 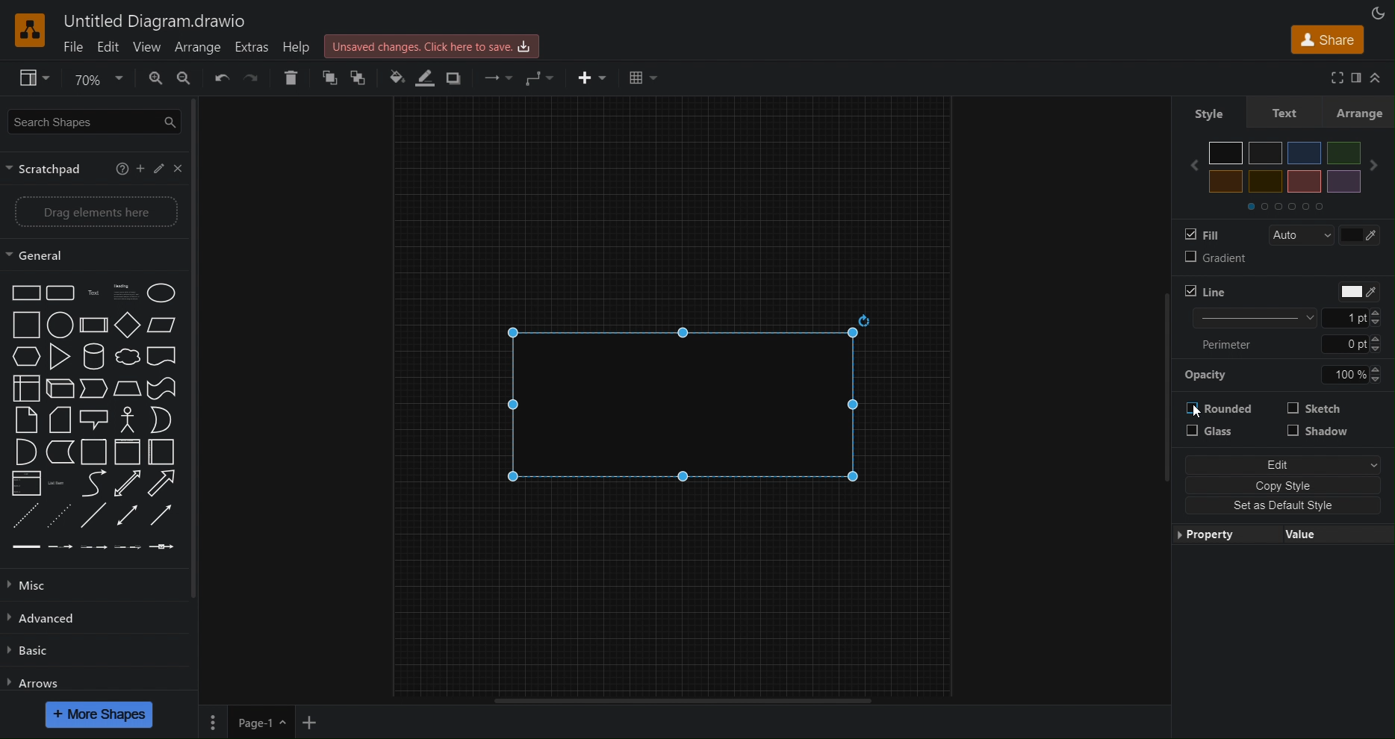 I want to click on Text, so click(x=1288, y=112).